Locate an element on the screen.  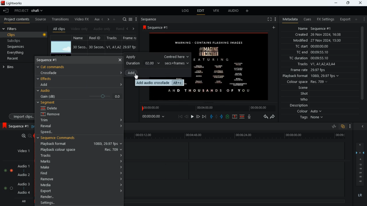
audio 3 is located at coordinates (22, 184).